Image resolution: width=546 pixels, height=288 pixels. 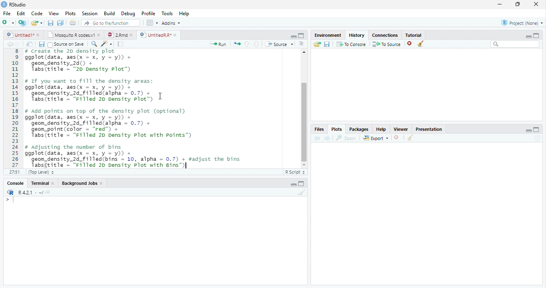 I want to click on close, so click(x=536, y=4).